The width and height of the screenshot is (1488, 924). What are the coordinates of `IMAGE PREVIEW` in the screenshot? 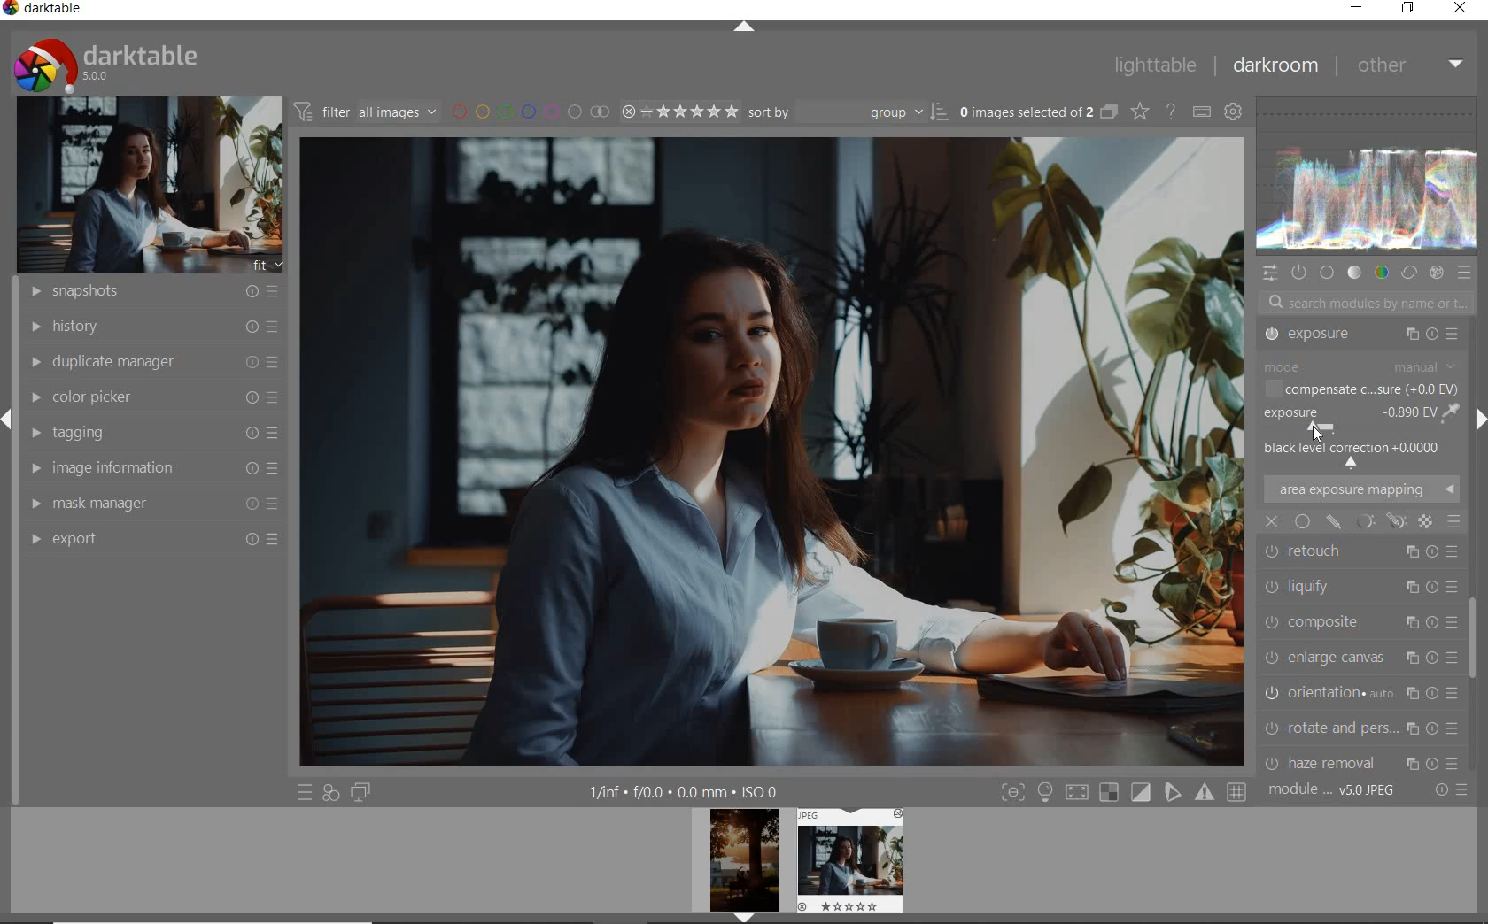 It's located at (743, 866).